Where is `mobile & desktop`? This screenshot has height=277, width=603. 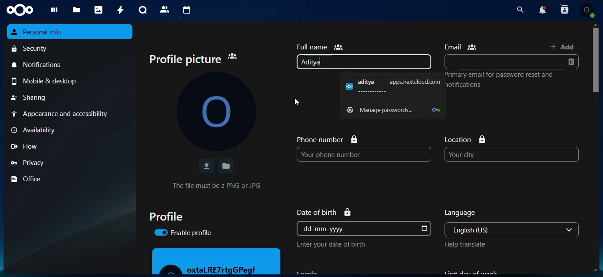 mobile & desktop is located at coordinates (71, 81).